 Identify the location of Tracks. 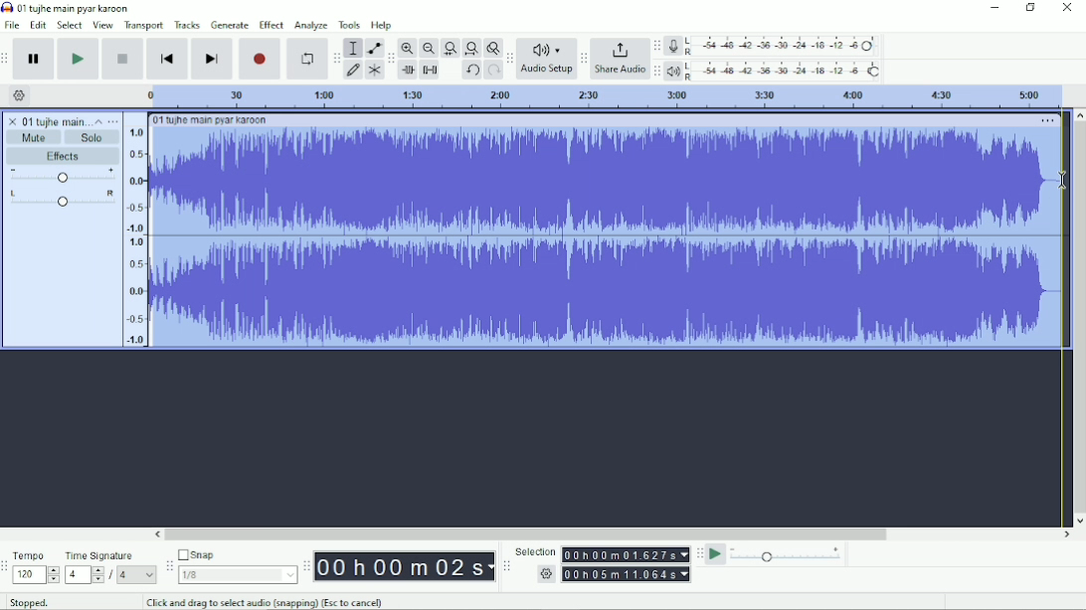
(187, 25).